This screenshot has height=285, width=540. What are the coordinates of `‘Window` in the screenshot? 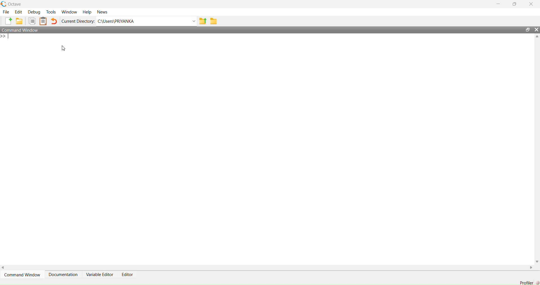 It's located at (69, 11).